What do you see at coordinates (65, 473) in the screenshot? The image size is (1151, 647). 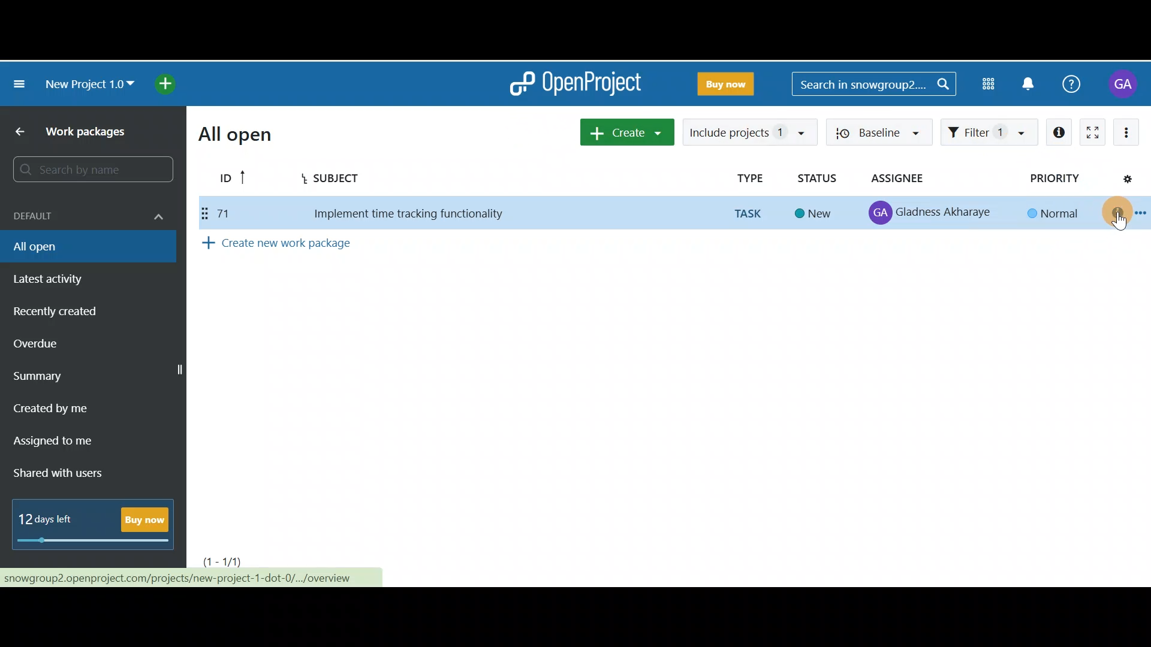 I see `Shared with users` at bounding box center [65, 473].